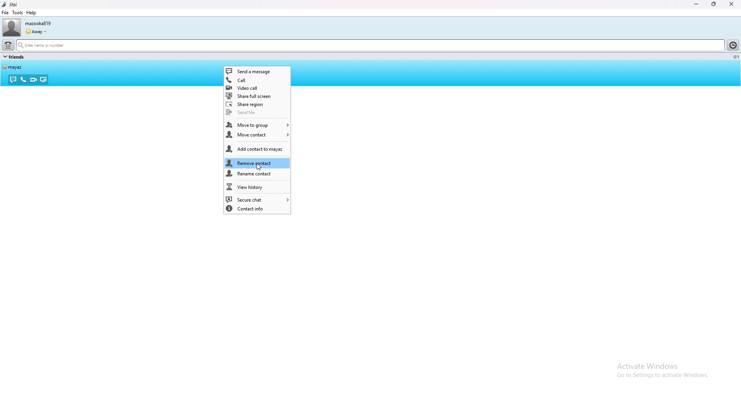 The image size is (741, 397). What do you see at coordinates (257, 79) in the screenshot?
I see `call` at bounding box center [257, 79].